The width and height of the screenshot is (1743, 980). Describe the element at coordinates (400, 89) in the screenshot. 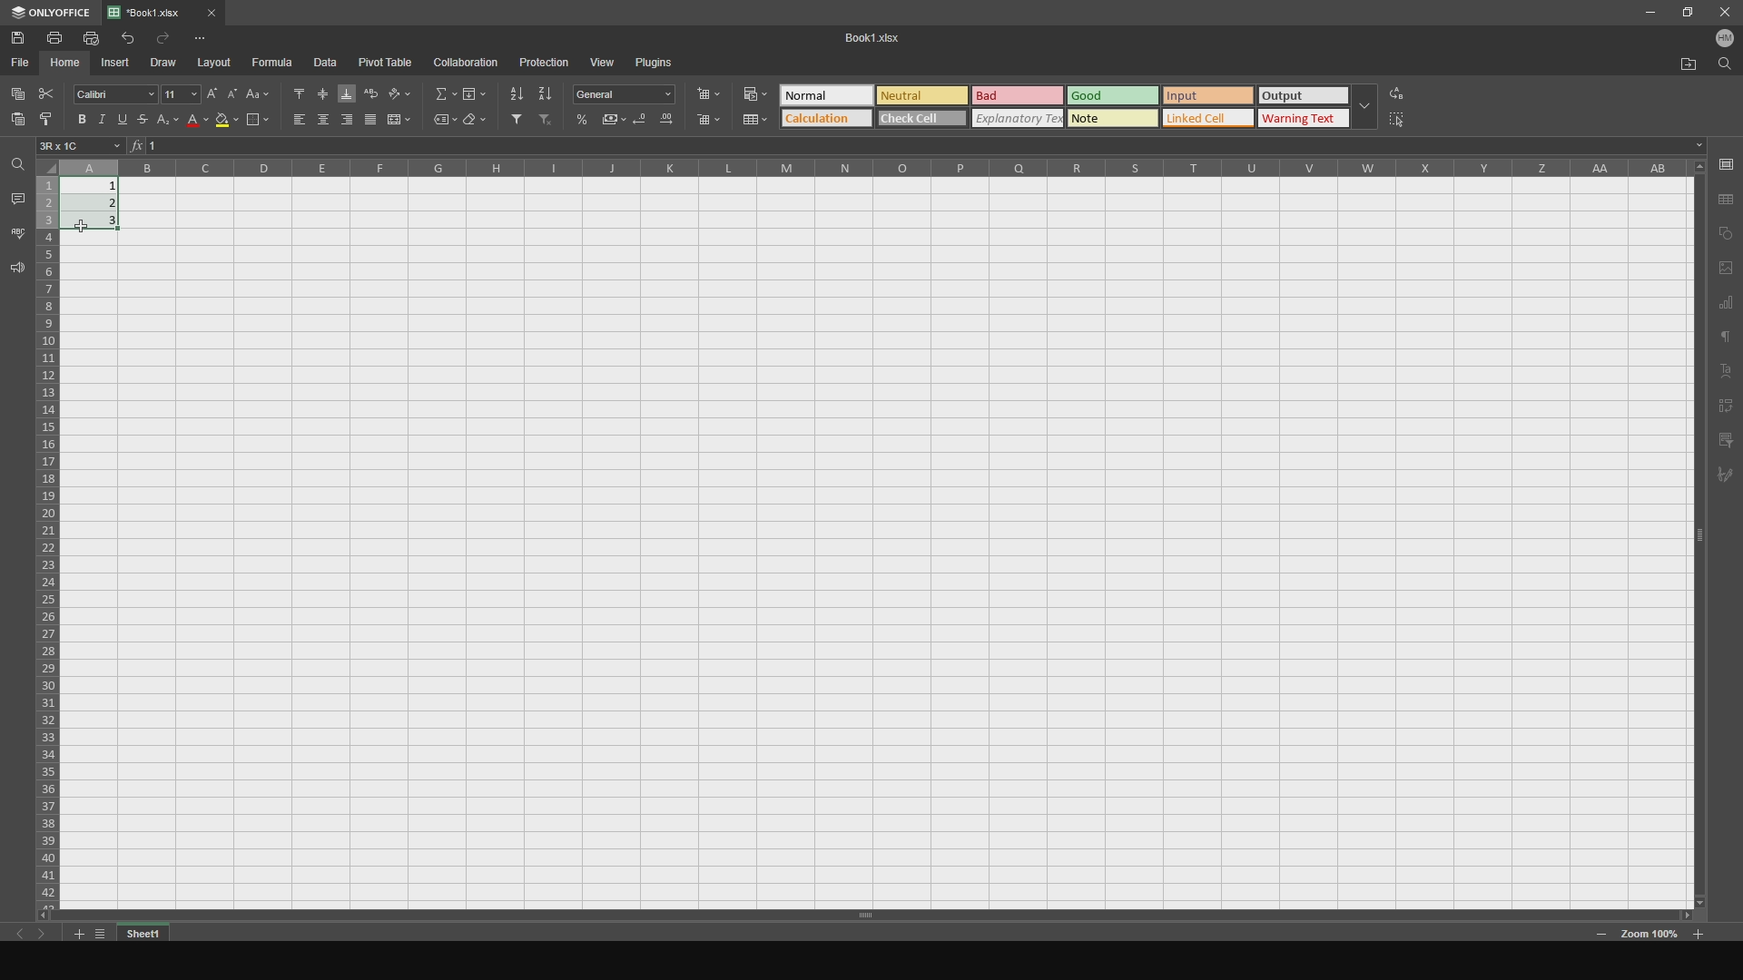

I see `orientation` at that location.